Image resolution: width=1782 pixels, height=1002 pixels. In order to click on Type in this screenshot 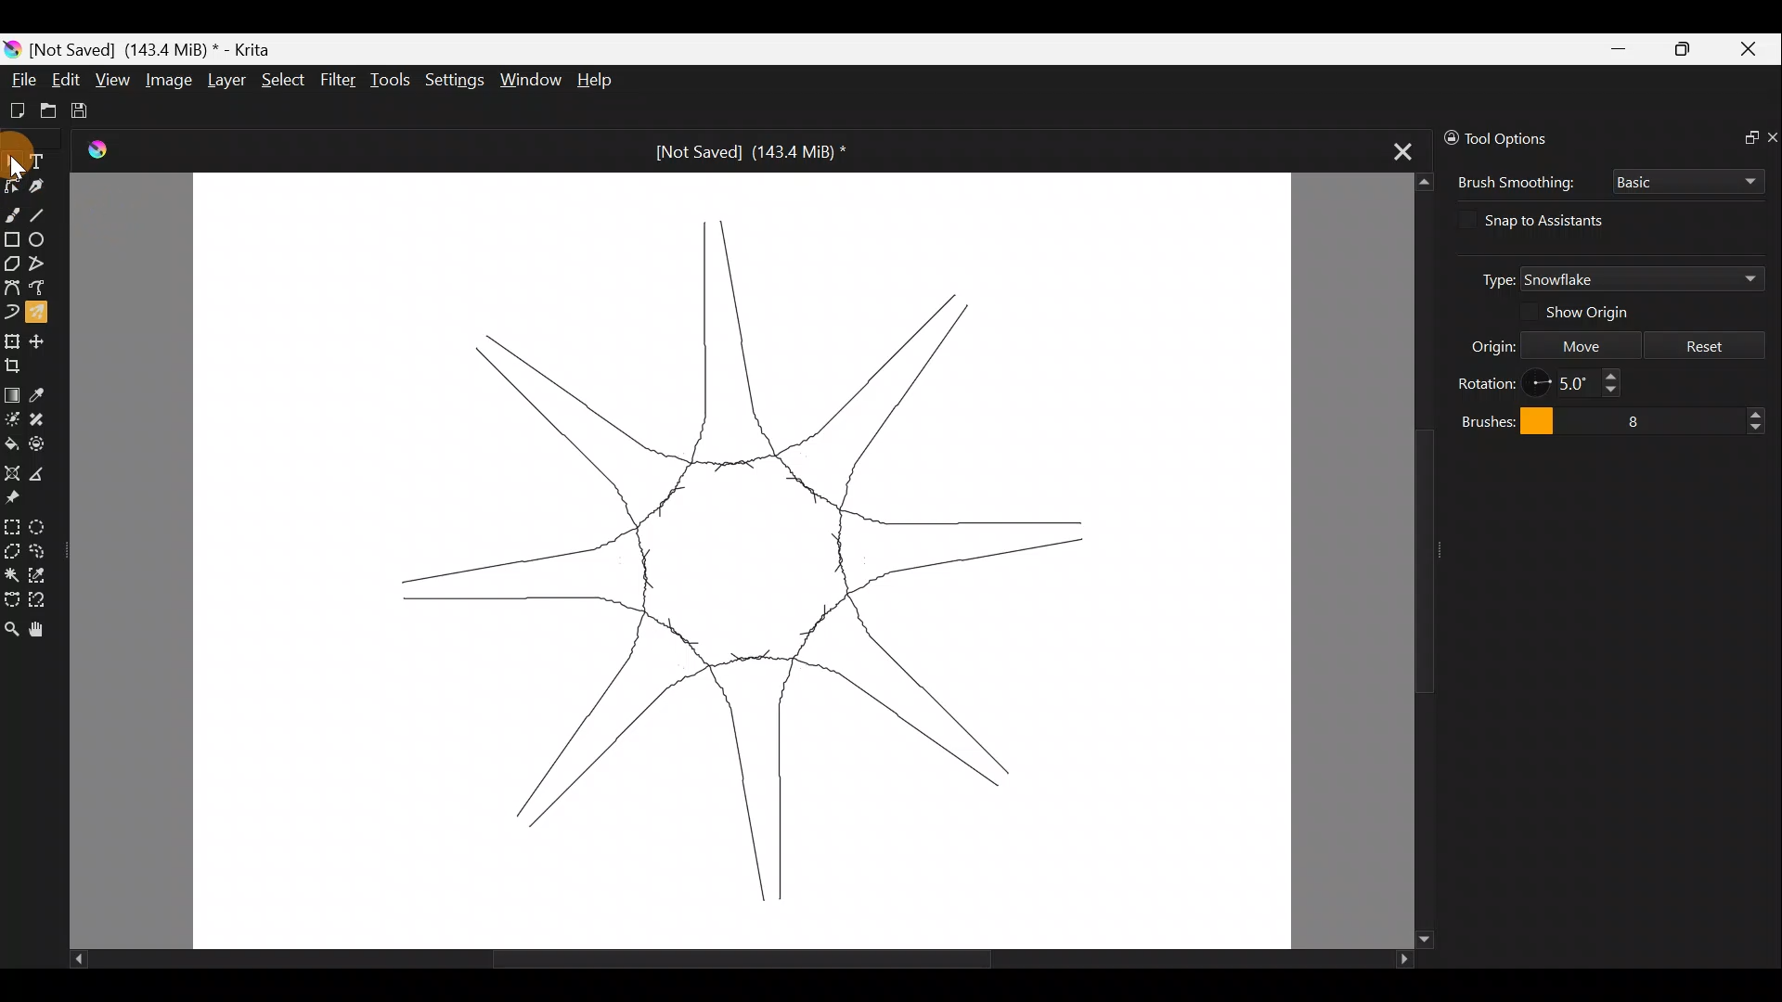, I will do `click(1489, 277)`.